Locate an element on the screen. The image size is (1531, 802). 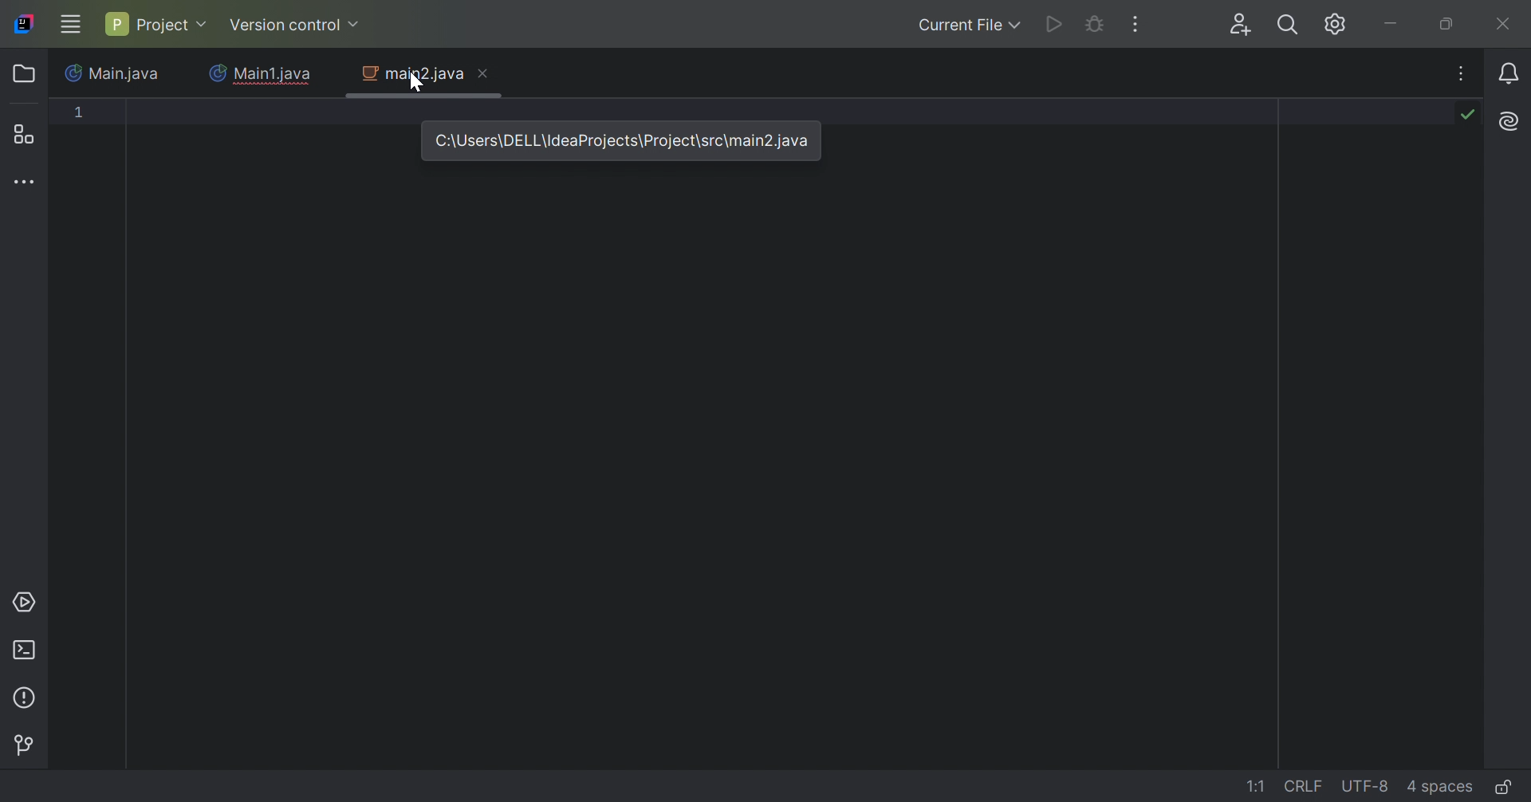
Minimize is located at coordinates (1391, 26).